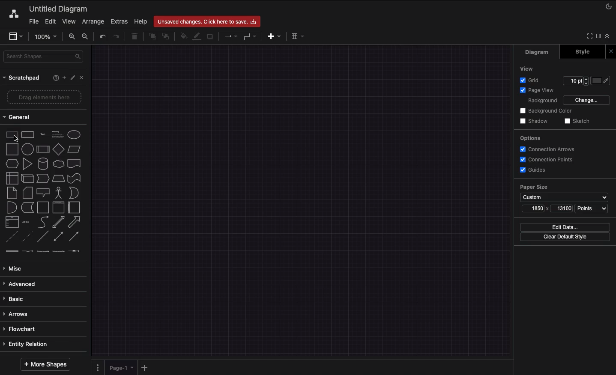  Describe the element at coordinates (63, 78) in the screenshot. I see `Add` at that location.